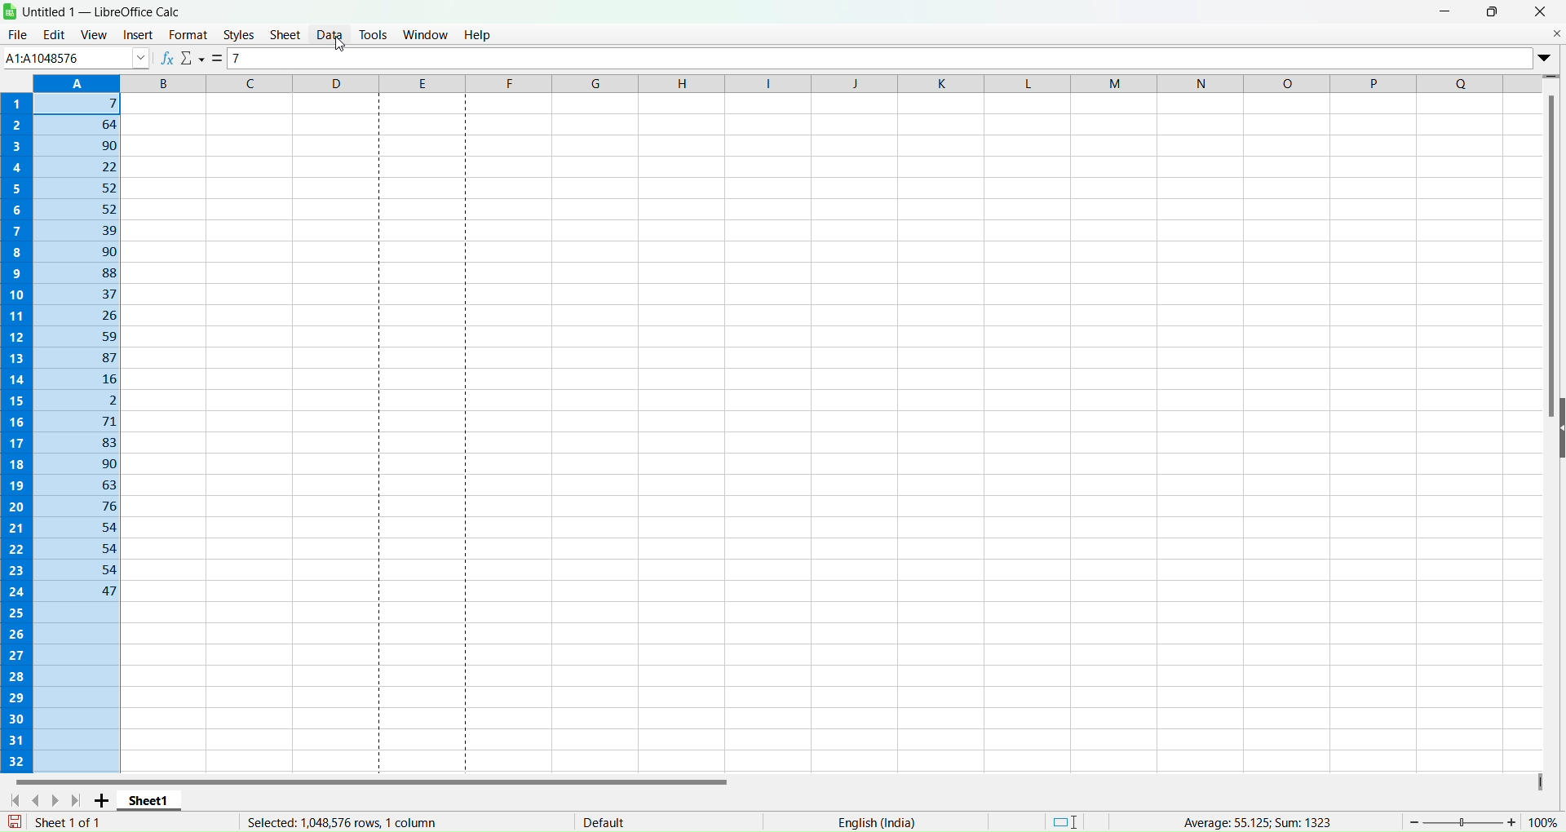  I want to click on Function Wizard, so click(167, 58).